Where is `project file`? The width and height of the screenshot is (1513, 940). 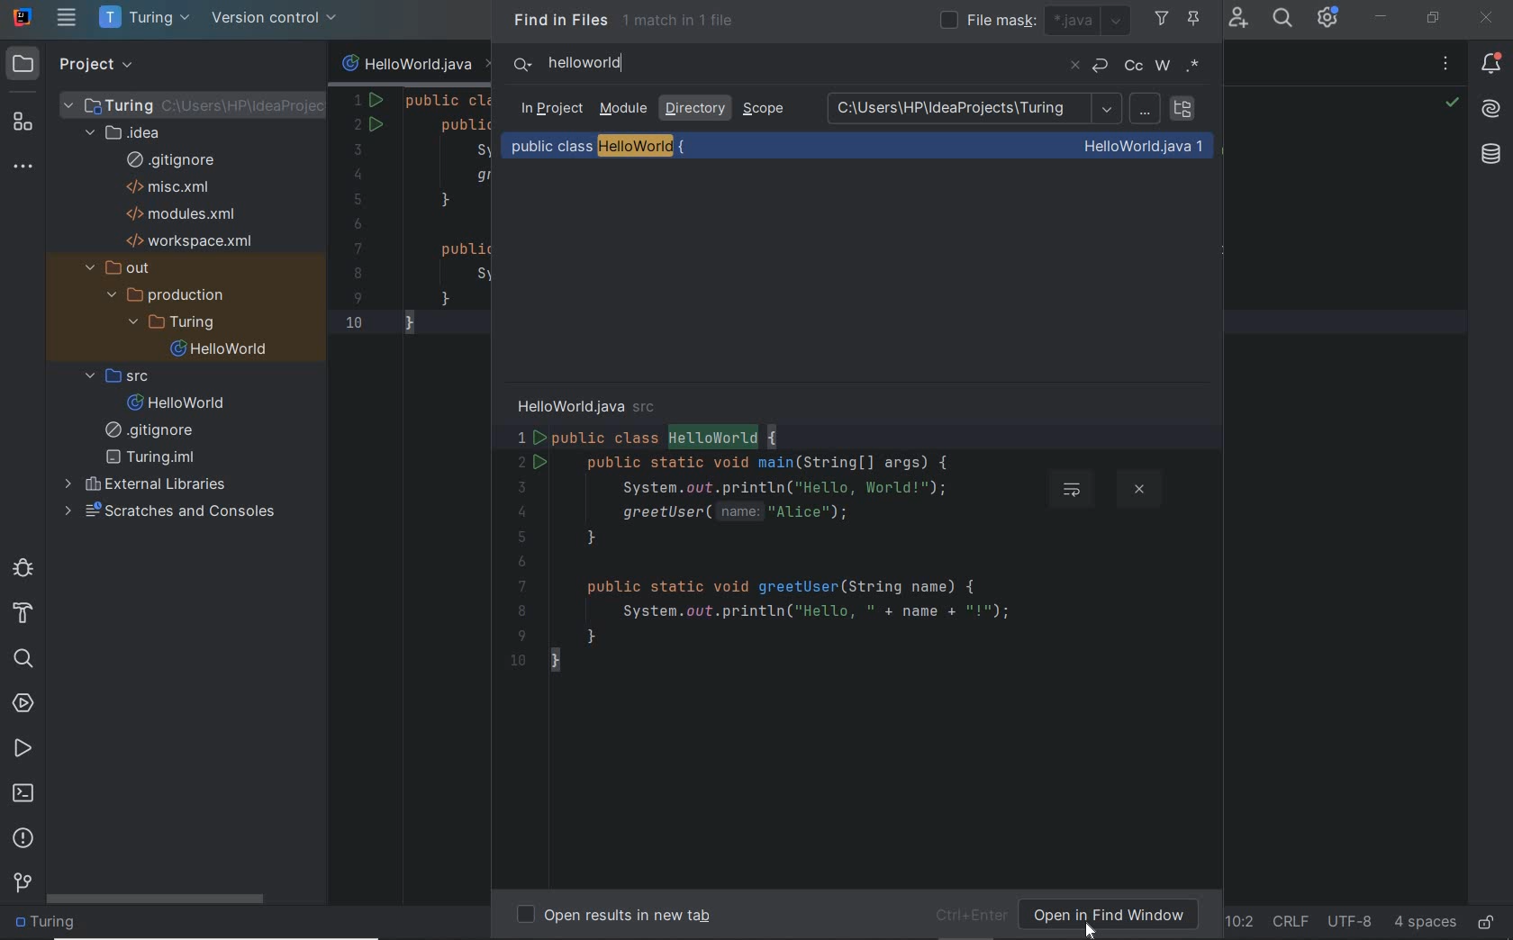
project file is located at coordinates (210, 104).